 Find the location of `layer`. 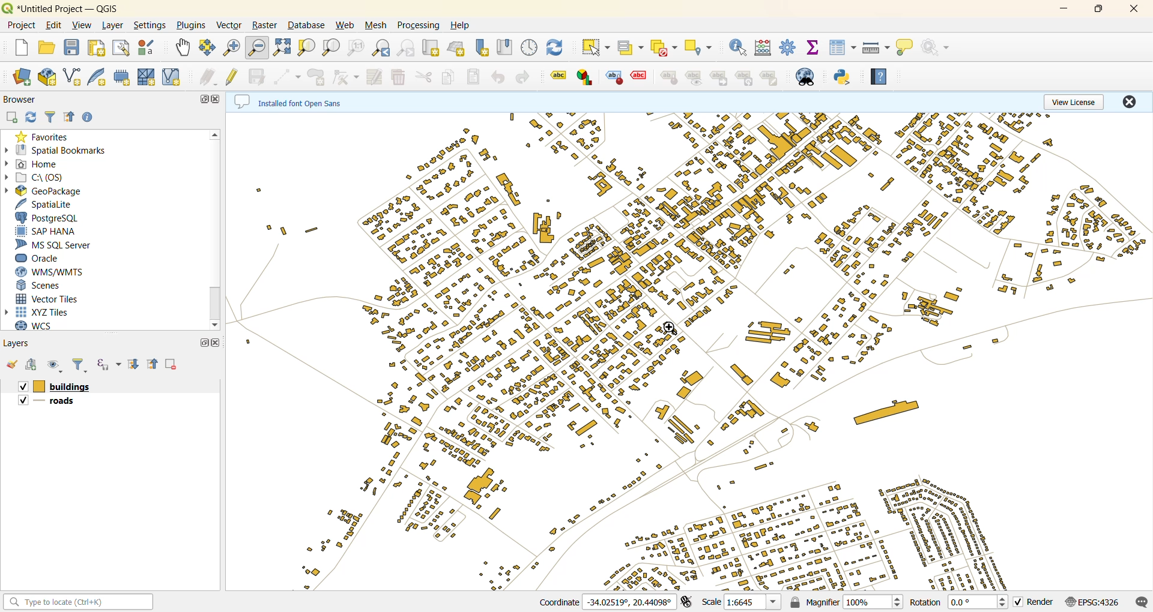

layer is located at coordinates (114, 25).